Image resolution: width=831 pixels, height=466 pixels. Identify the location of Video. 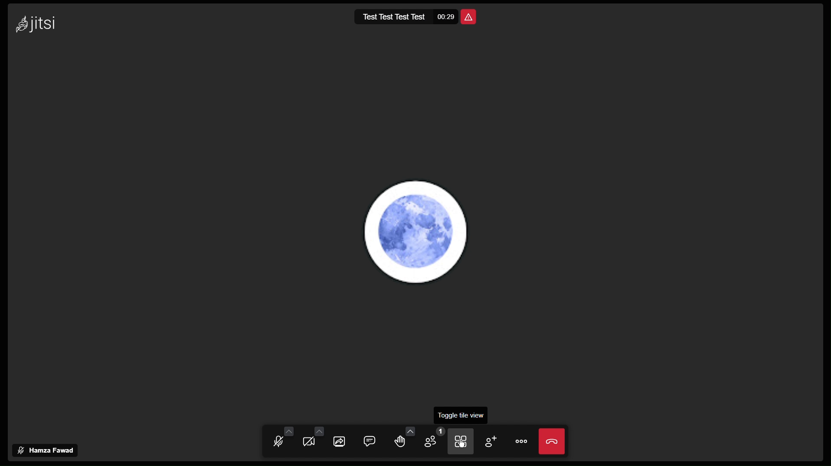
(311, 441).